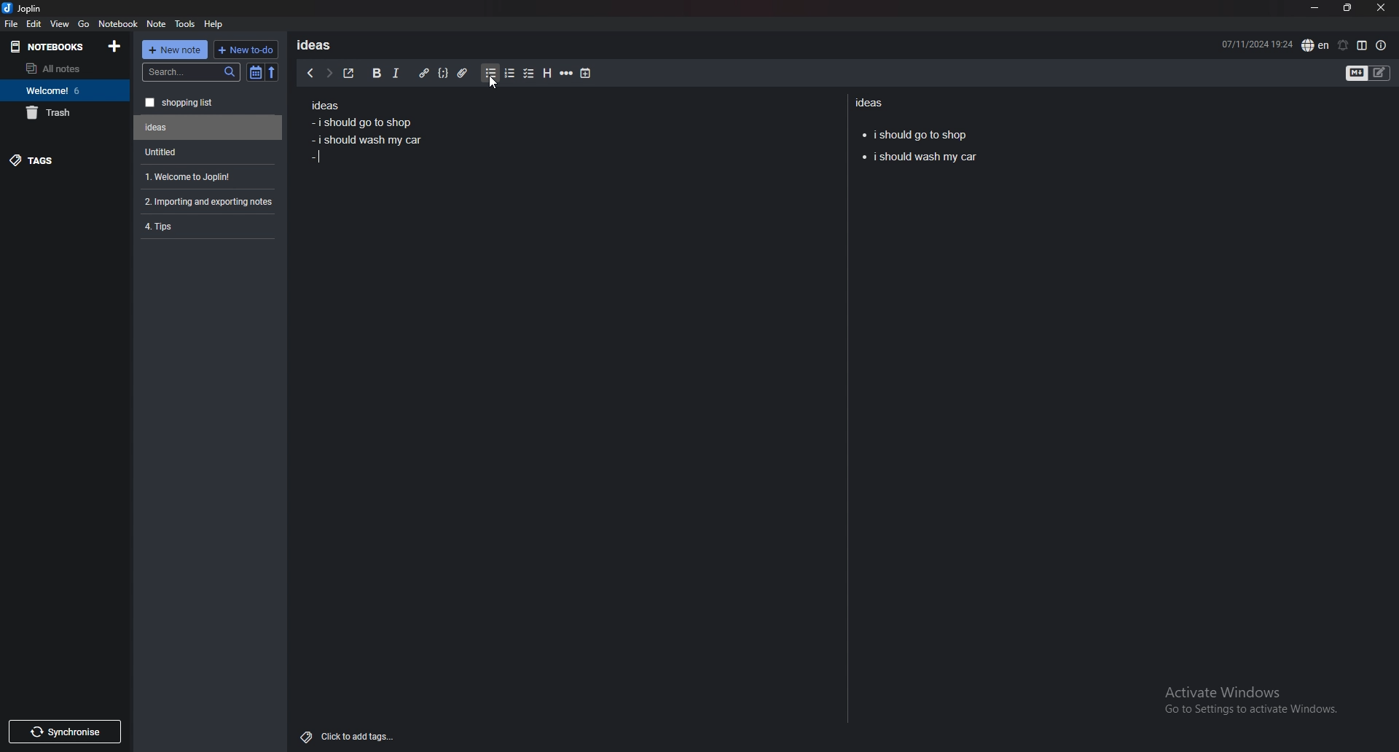  Describe the element at coordinates (34, 24) in the screenshot. I see `edit` at that location.